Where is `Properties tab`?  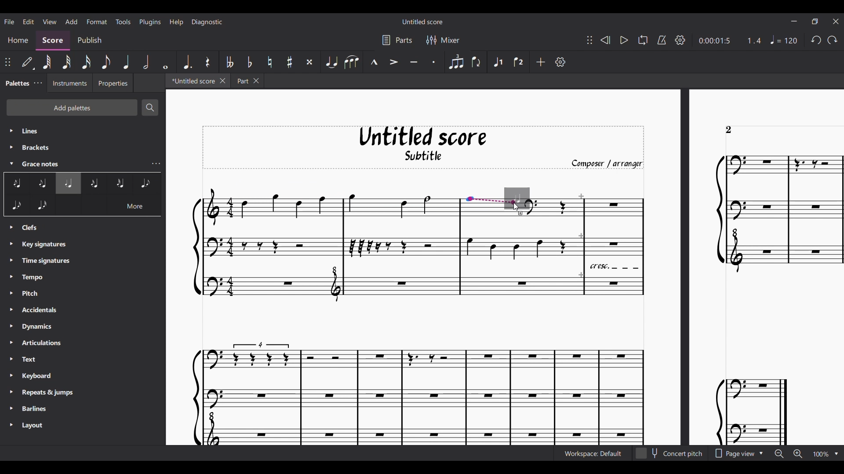 Properties tab is located at coordinates (113, 83).